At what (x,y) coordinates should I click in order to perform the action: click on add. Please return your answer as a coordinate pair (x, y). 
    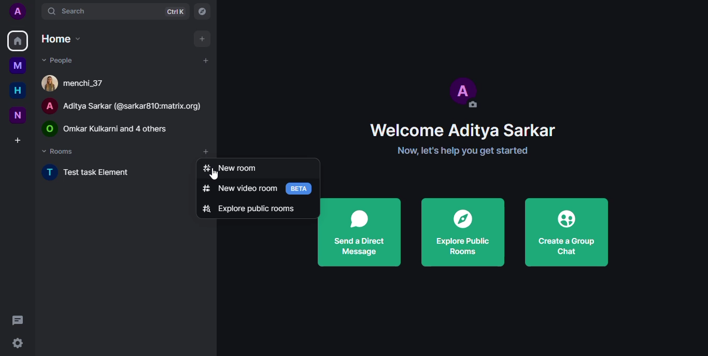
    Looking at the image, I should click on (206, 152).